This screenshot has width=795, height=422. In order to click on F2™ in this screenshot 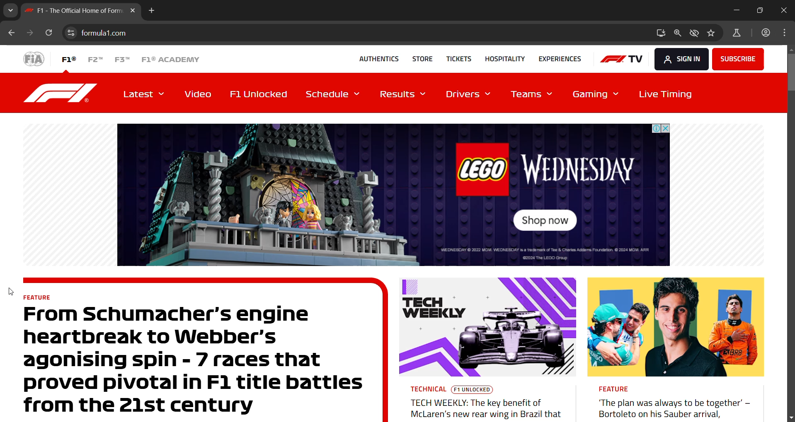, I will do `click(95, 59)`.